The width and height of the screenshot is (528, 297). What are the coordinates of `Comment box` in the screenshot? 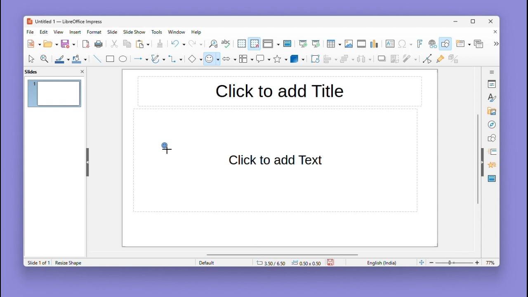 It's located at (263, 59).